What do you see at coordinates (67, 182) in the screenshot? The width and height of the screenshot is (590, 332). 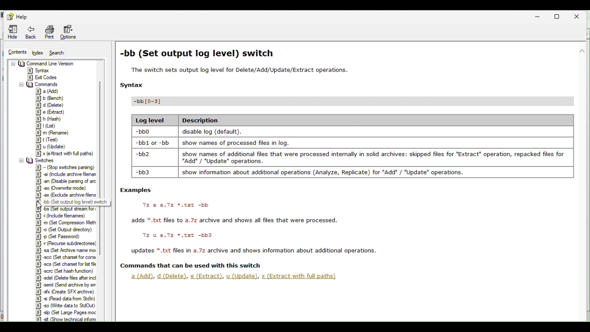 I see `#] an (Disable parsing of arc` at bounding box center [67, 182].